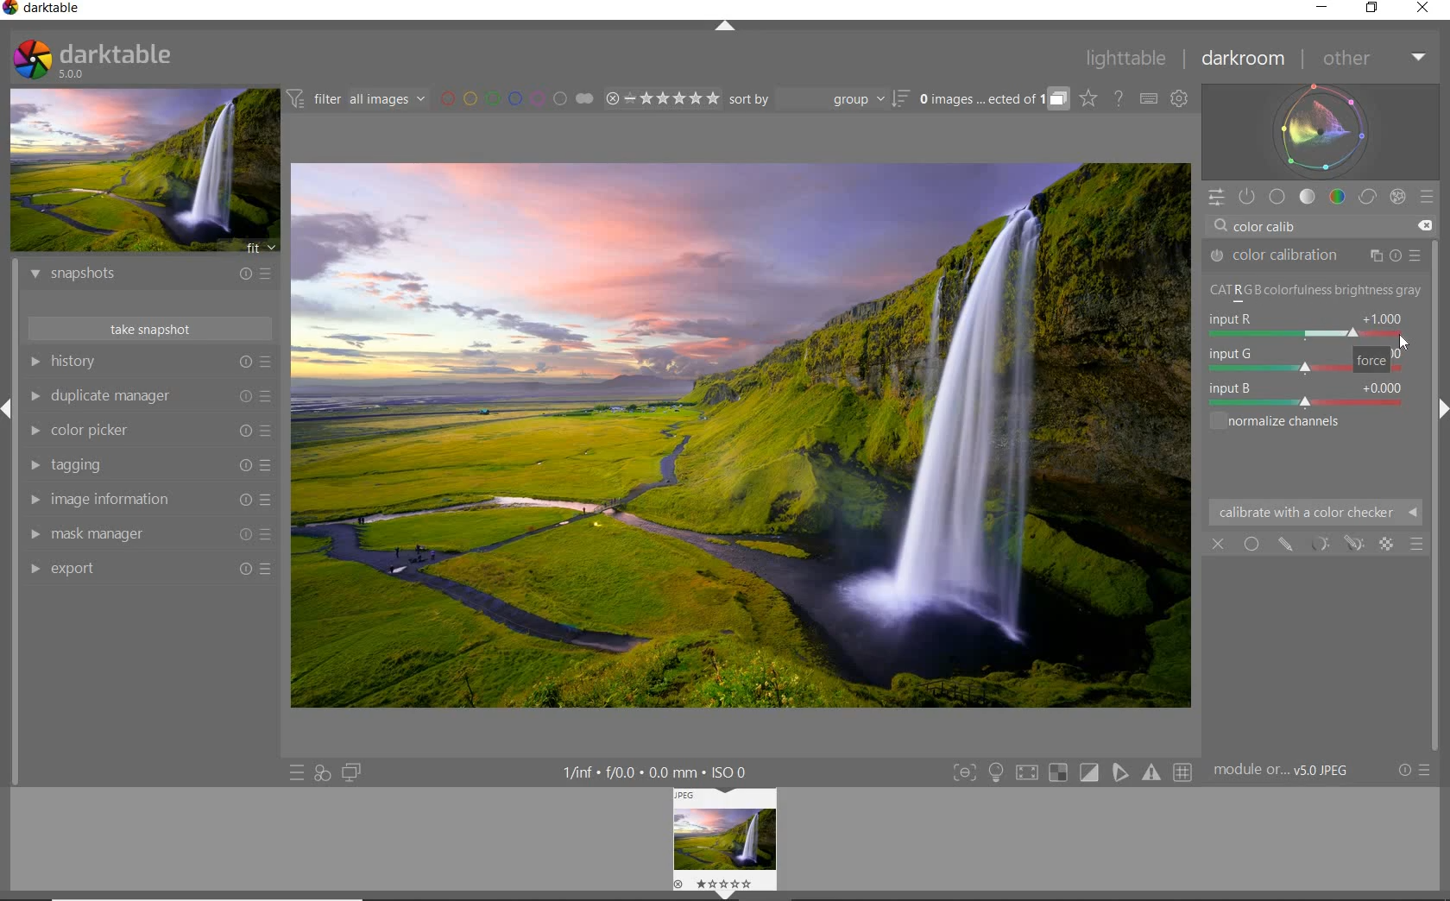  I want to click on SHOW ONLY ACTIVE MODULES, so click(1248, 198).